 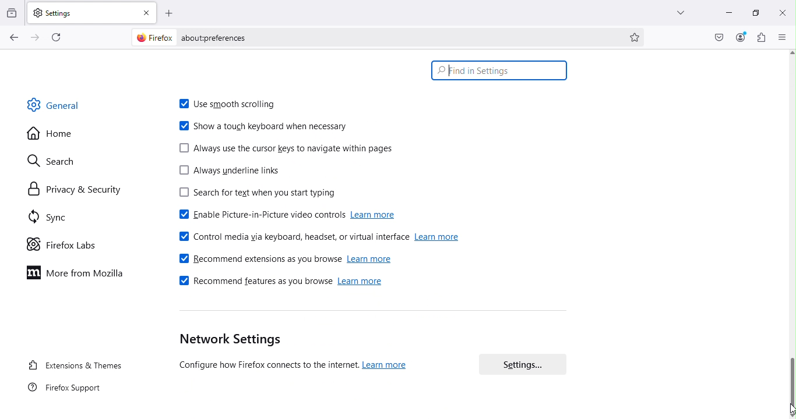 I want to click on Extensions, so click(x=760, y=38).